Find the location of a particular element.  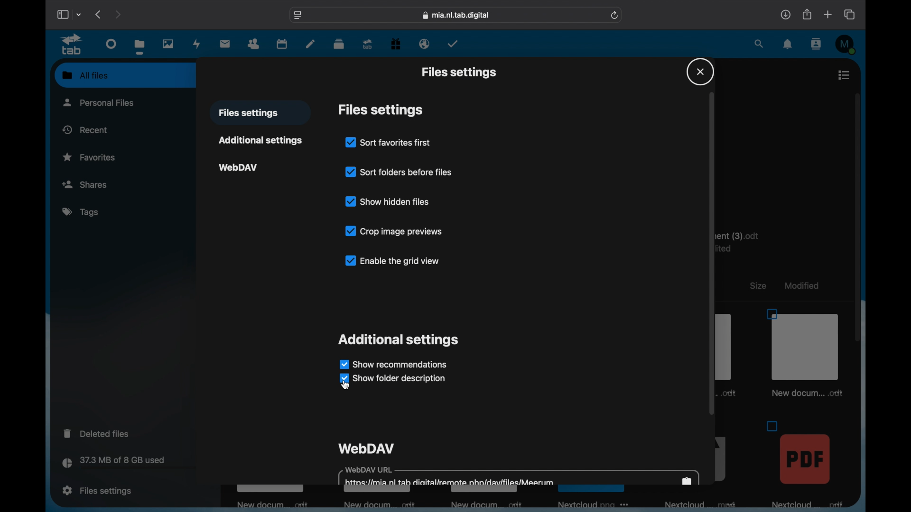

shares is located at coordinates (125, 183).